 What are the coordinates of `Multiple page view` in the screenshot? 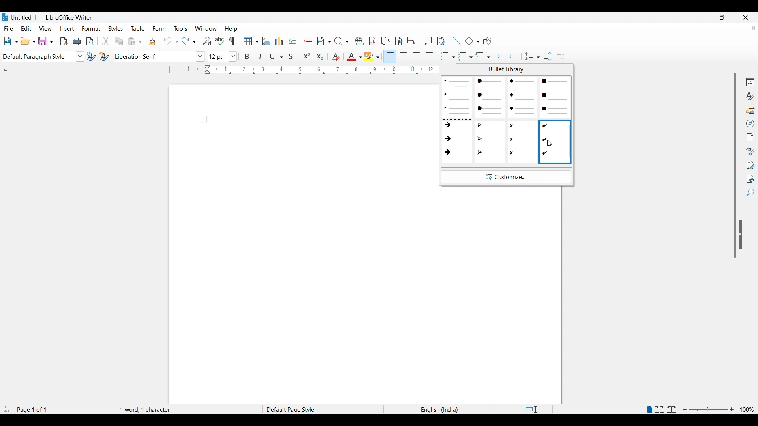 It's located at (661, 409).